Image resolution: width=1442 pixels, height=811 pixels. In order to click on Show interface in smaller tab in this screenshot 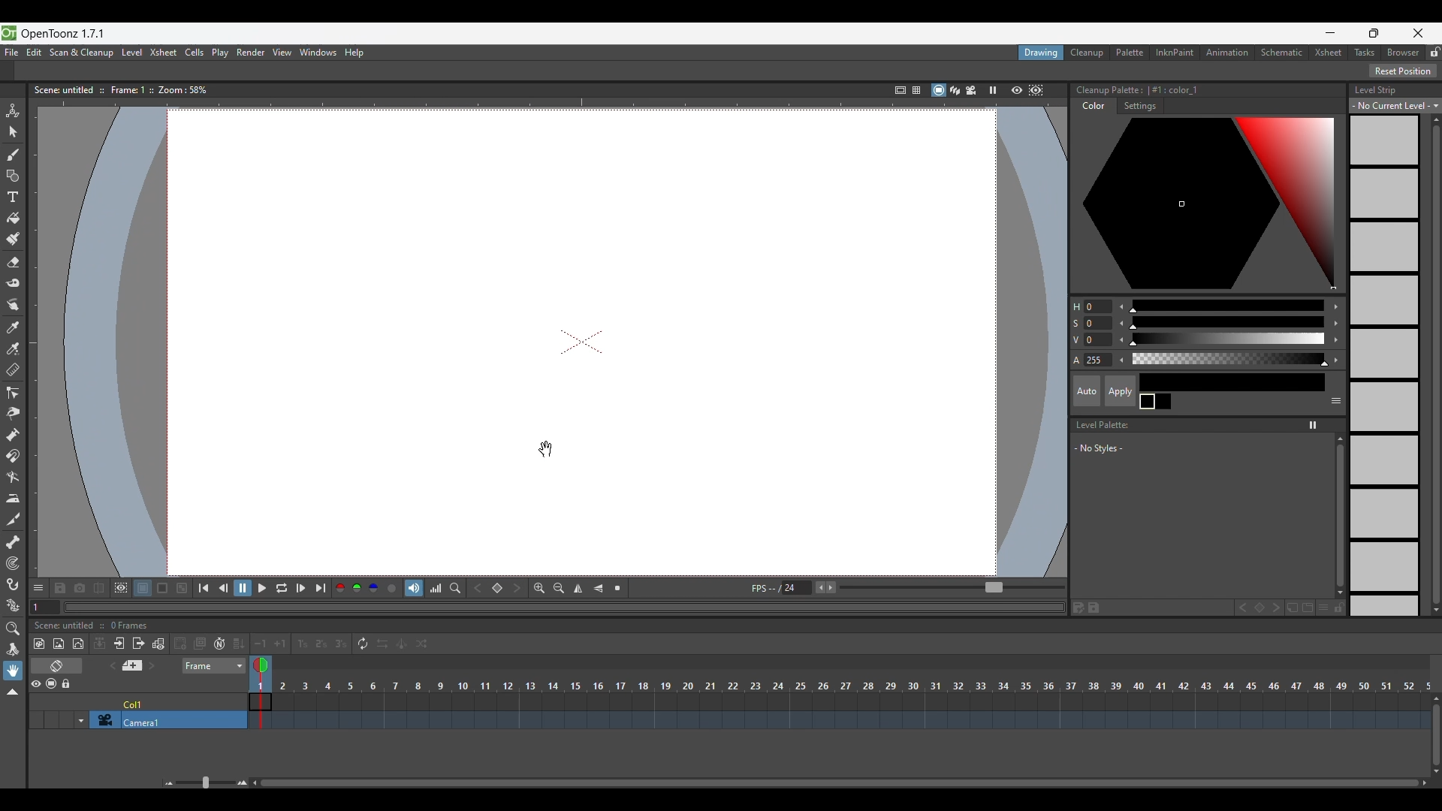, I will do `click(1374, 33)`.